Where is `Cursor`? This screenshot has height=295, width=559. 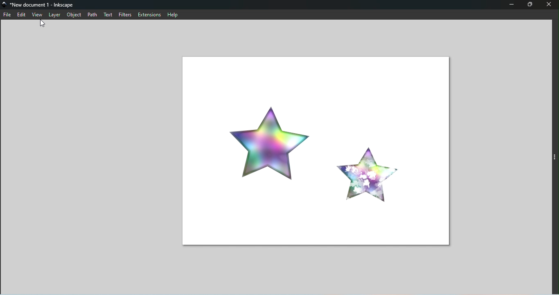
Cursor is located at coordinates (43, 24).